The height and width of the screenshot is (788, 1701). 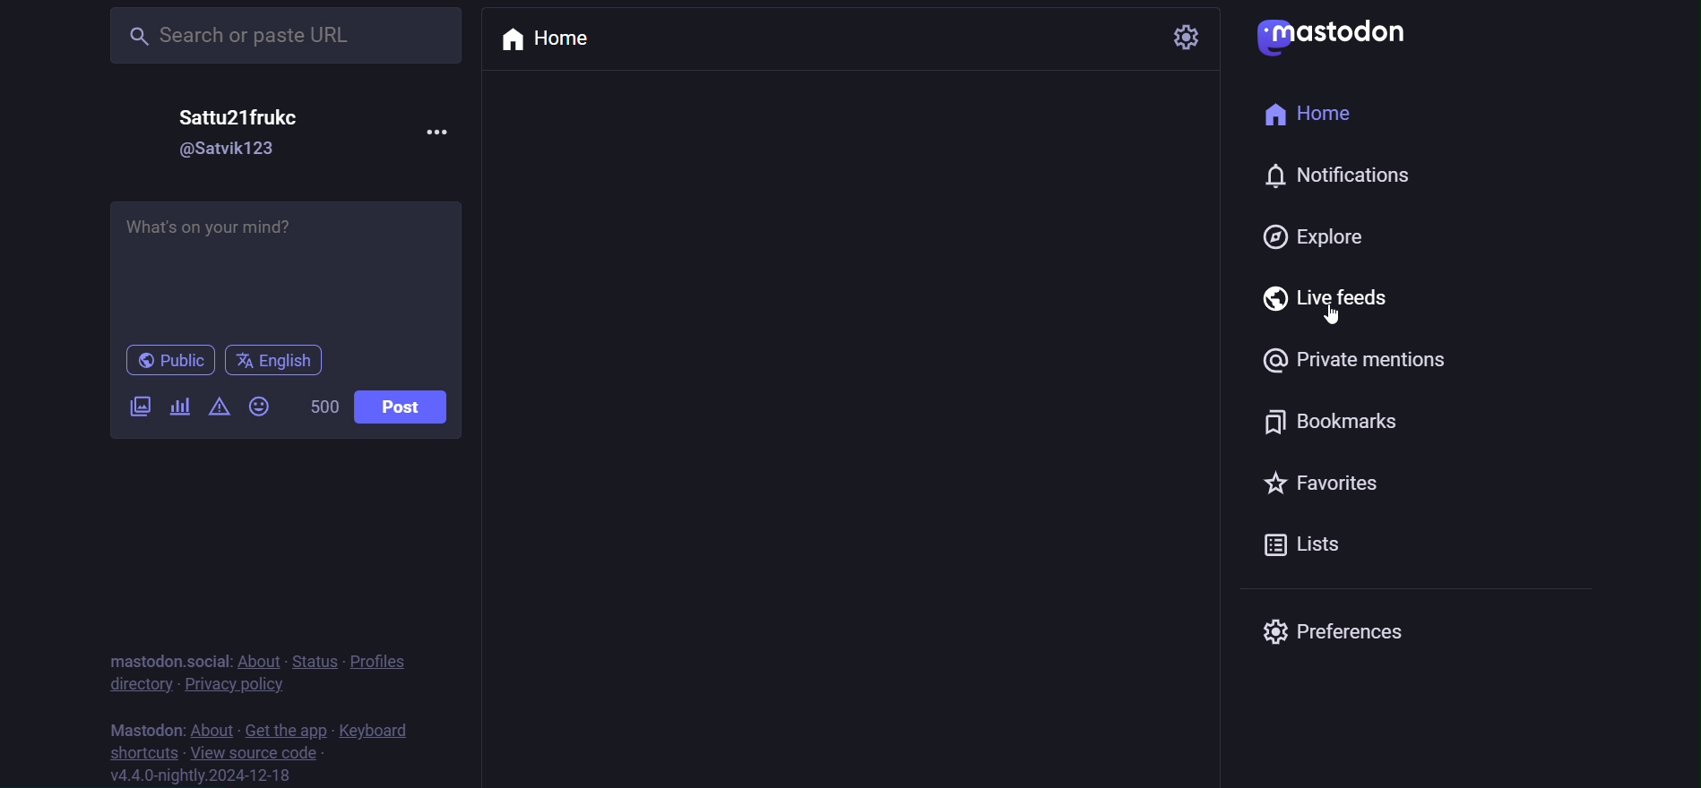 I want to click on keyboard, so click(x=376, y=728).